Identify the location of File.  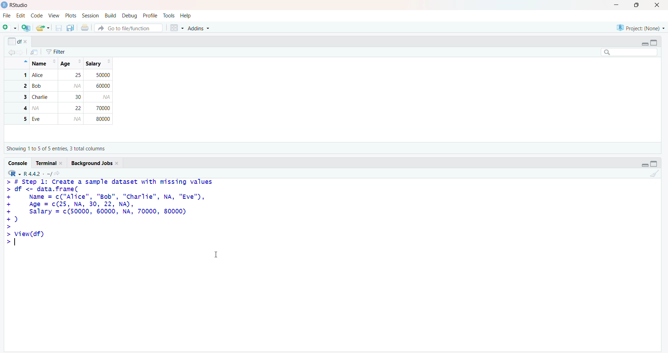
(7, 16).